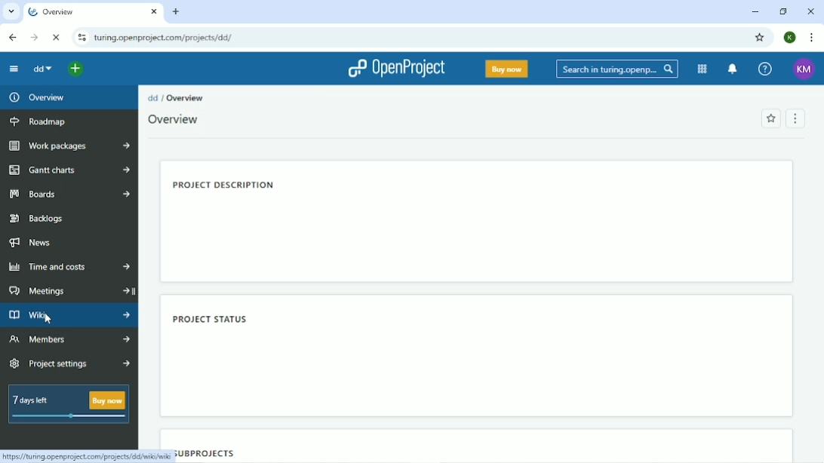 This screenshot has height=463, width=824. Describe the element at coordinates (43, 123) in the screenshot. I see `Roadmap` at that location.